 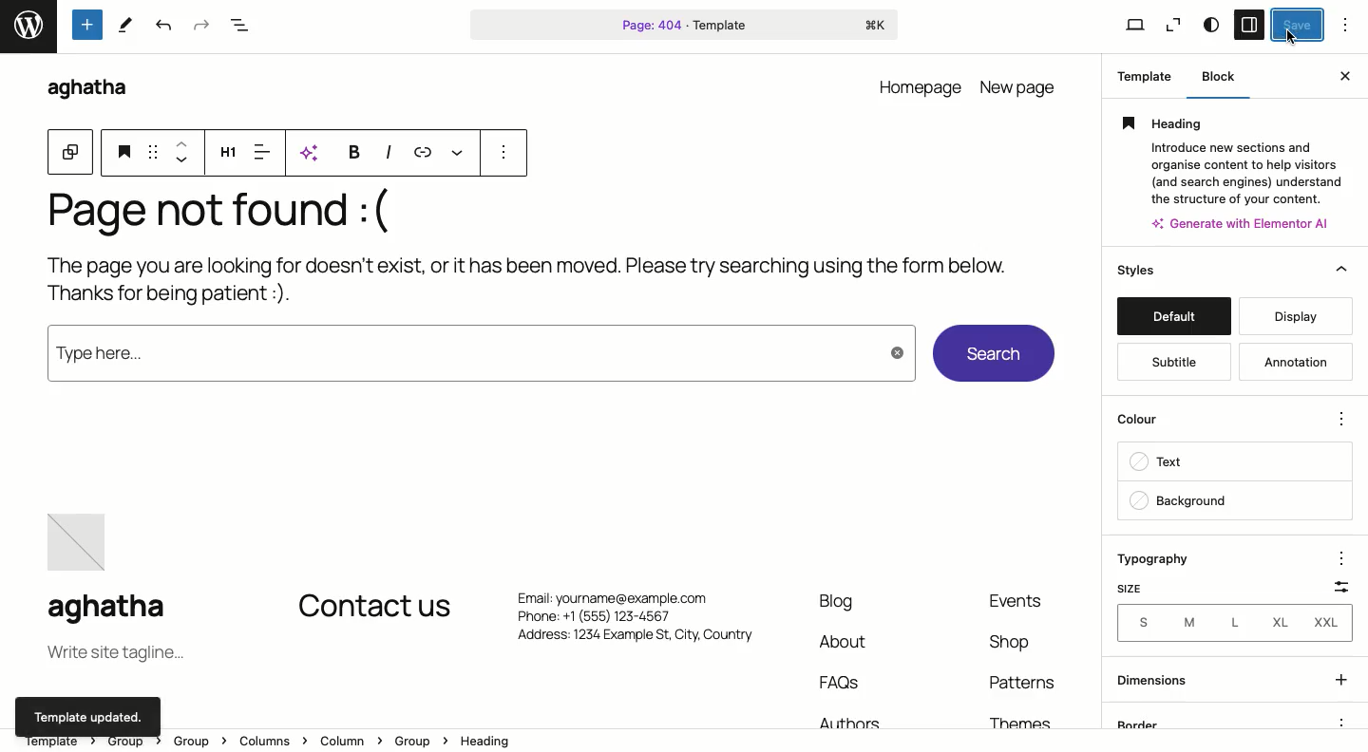 I want to click on Zoom out, so click(x=1175, y=24).